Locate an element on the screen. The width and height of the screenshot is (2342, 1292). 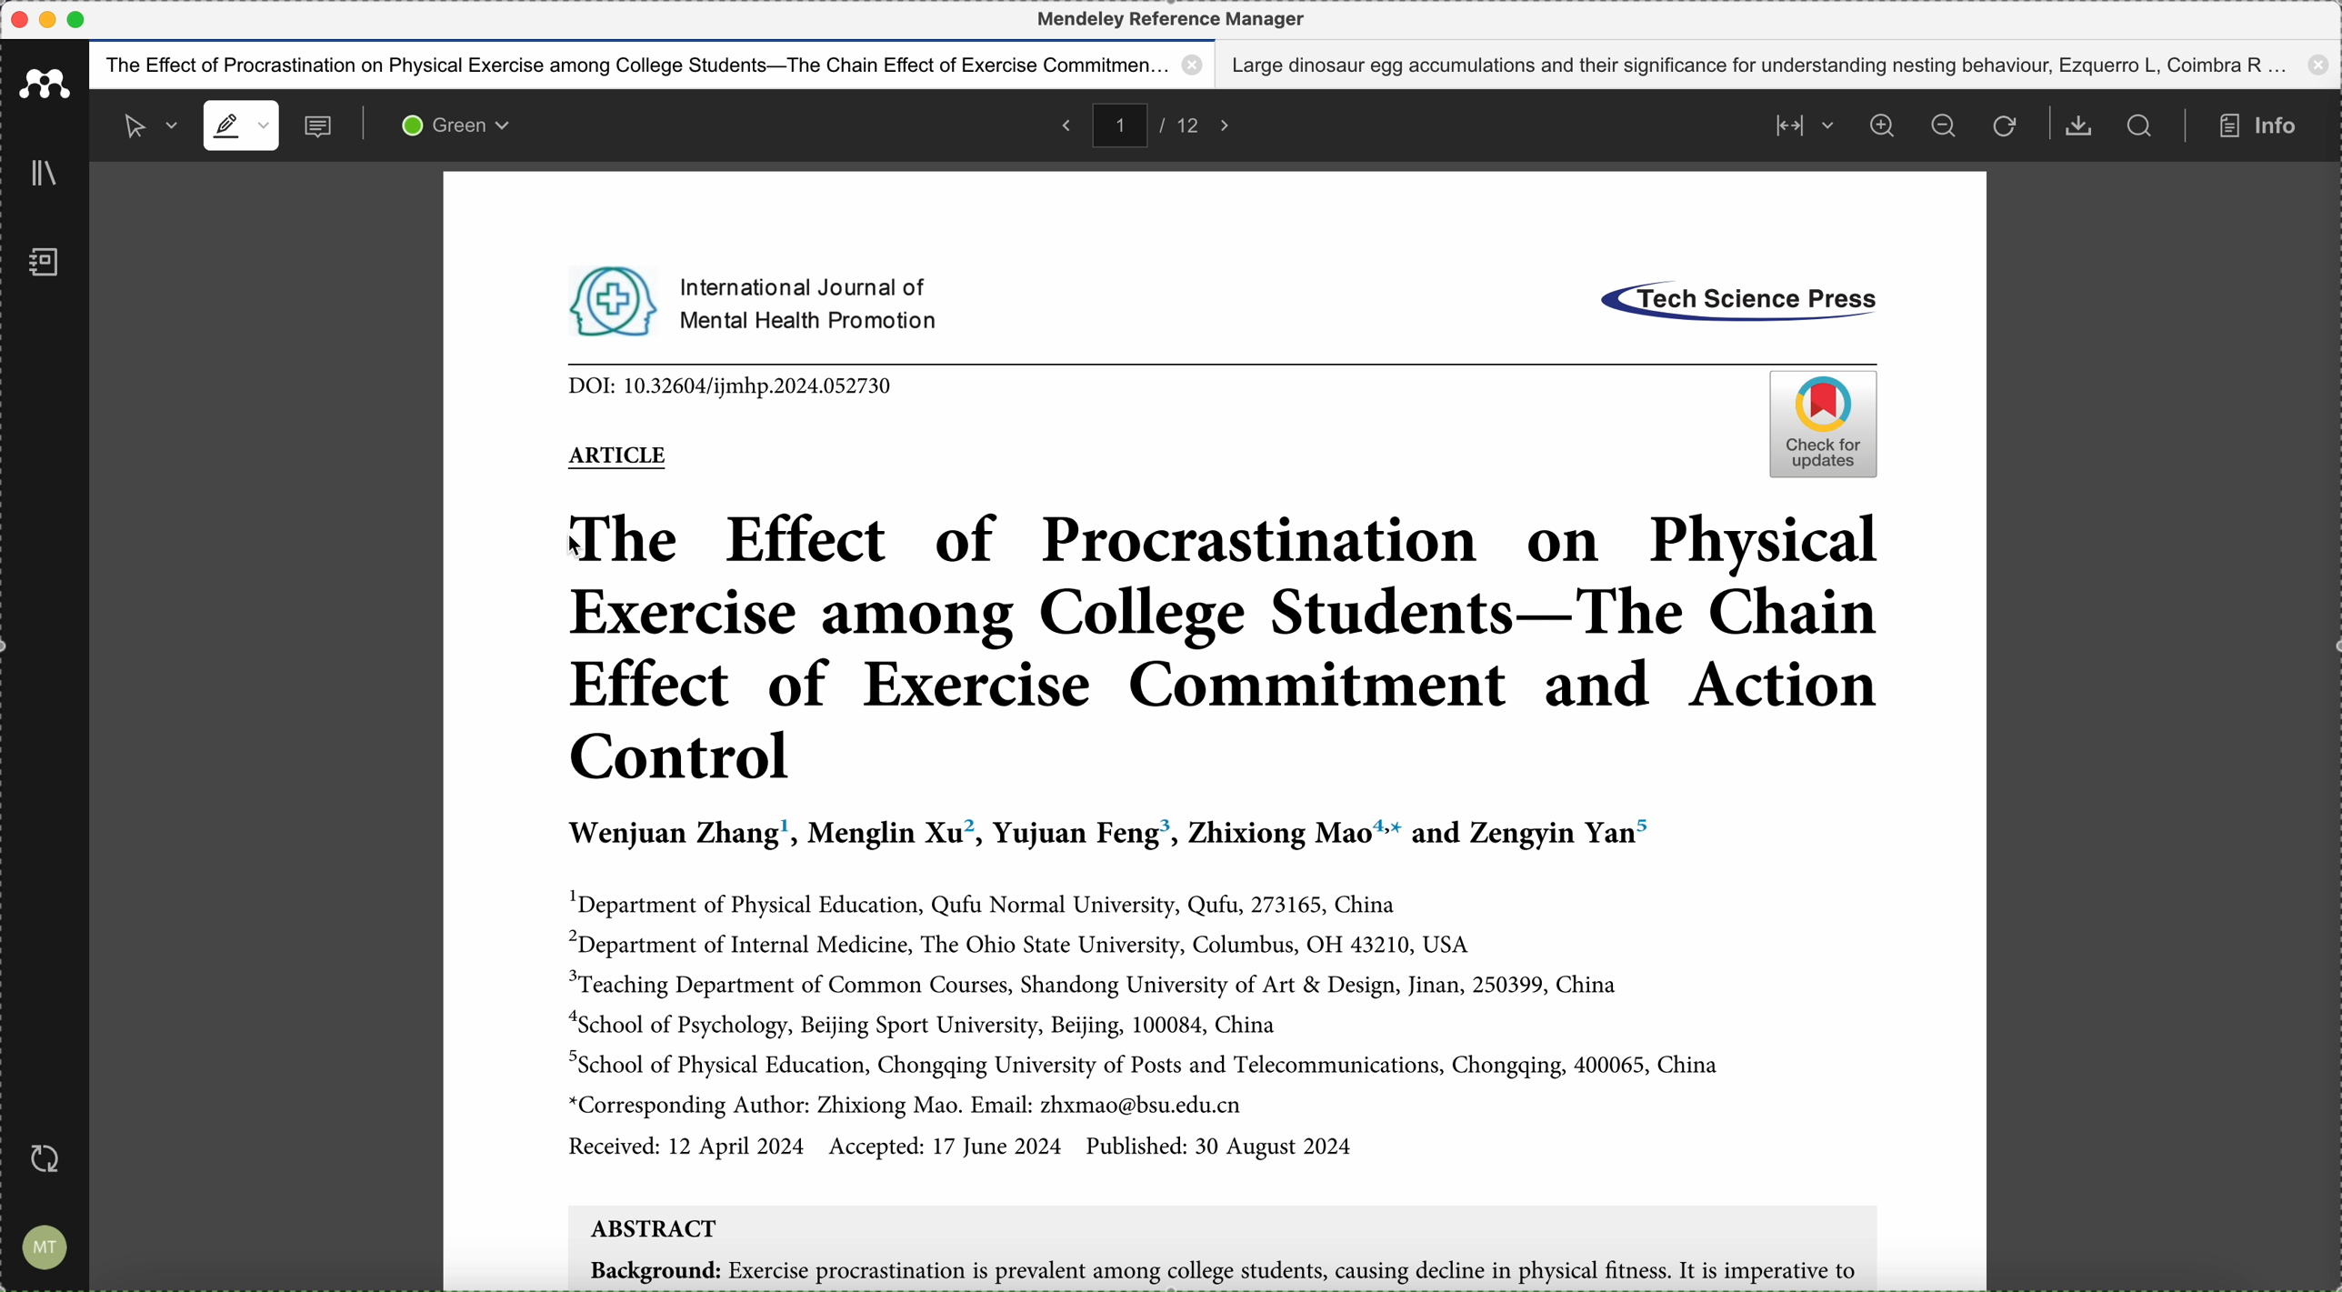
pages is located at coordinates (1154, 123).